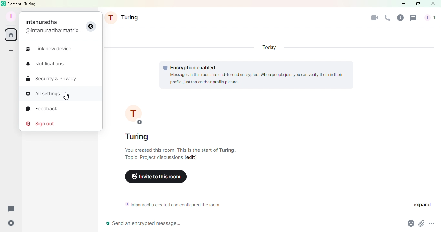  Describe the element at coordinates (229, 150) in the screenshot. I see `turing` at that location.